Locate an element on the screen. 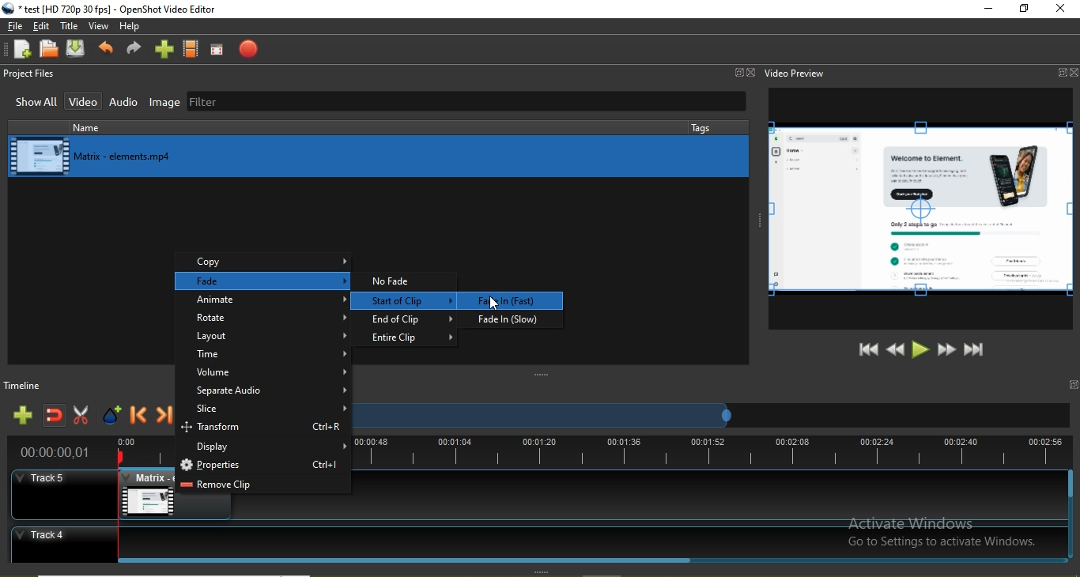 The height and width of the screenshot is (577, 1080). Close is located at coordinates (753, 72).